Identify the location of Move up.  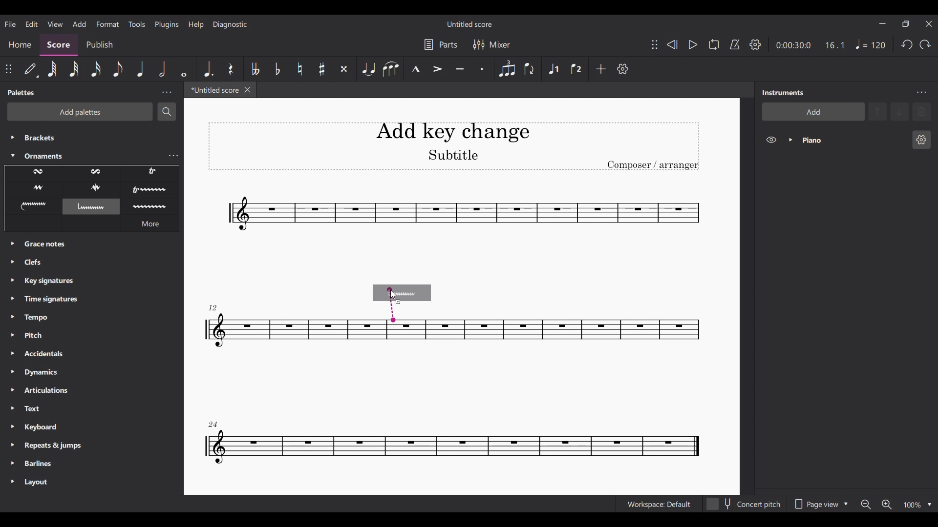
(877, 112).